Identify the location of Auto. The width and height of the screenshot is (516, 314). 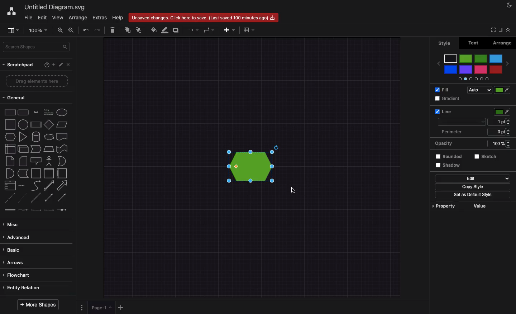
(480, 90).